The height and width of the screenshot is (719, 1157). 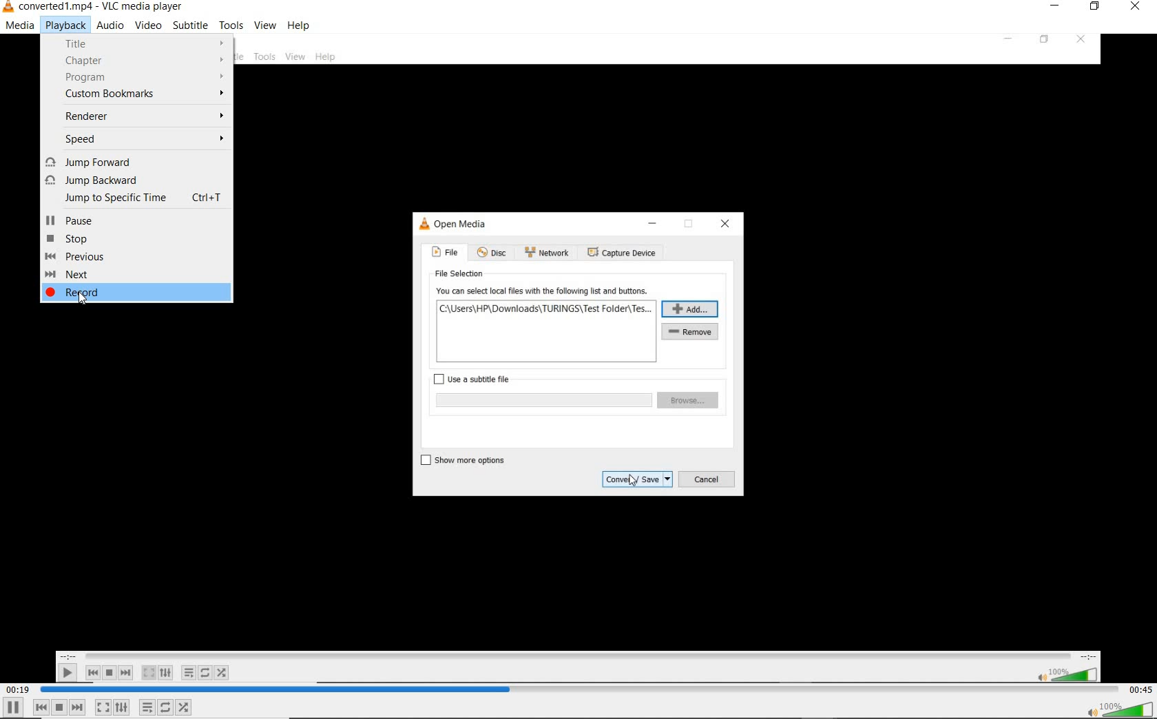 I want to click on stop, so click(x=59, y=707).